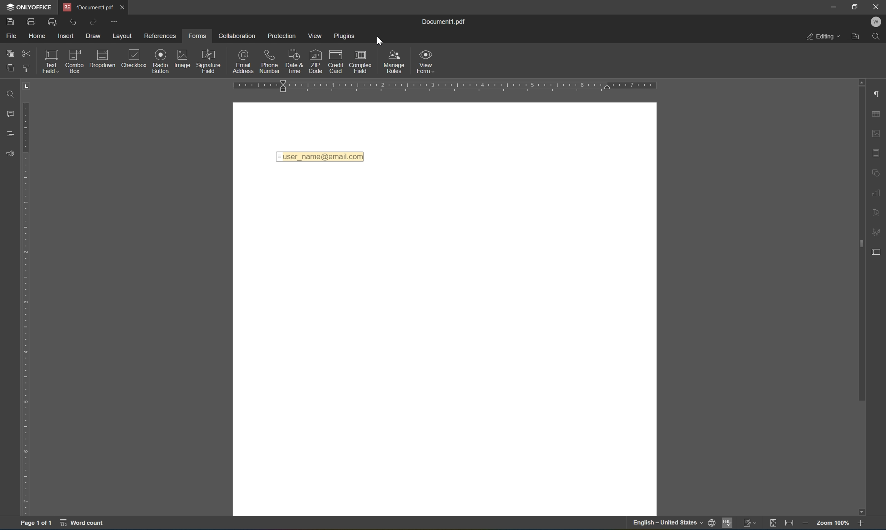 The width and height of the screenshot is (886, 530). I want to click on W, so click(878, 20).